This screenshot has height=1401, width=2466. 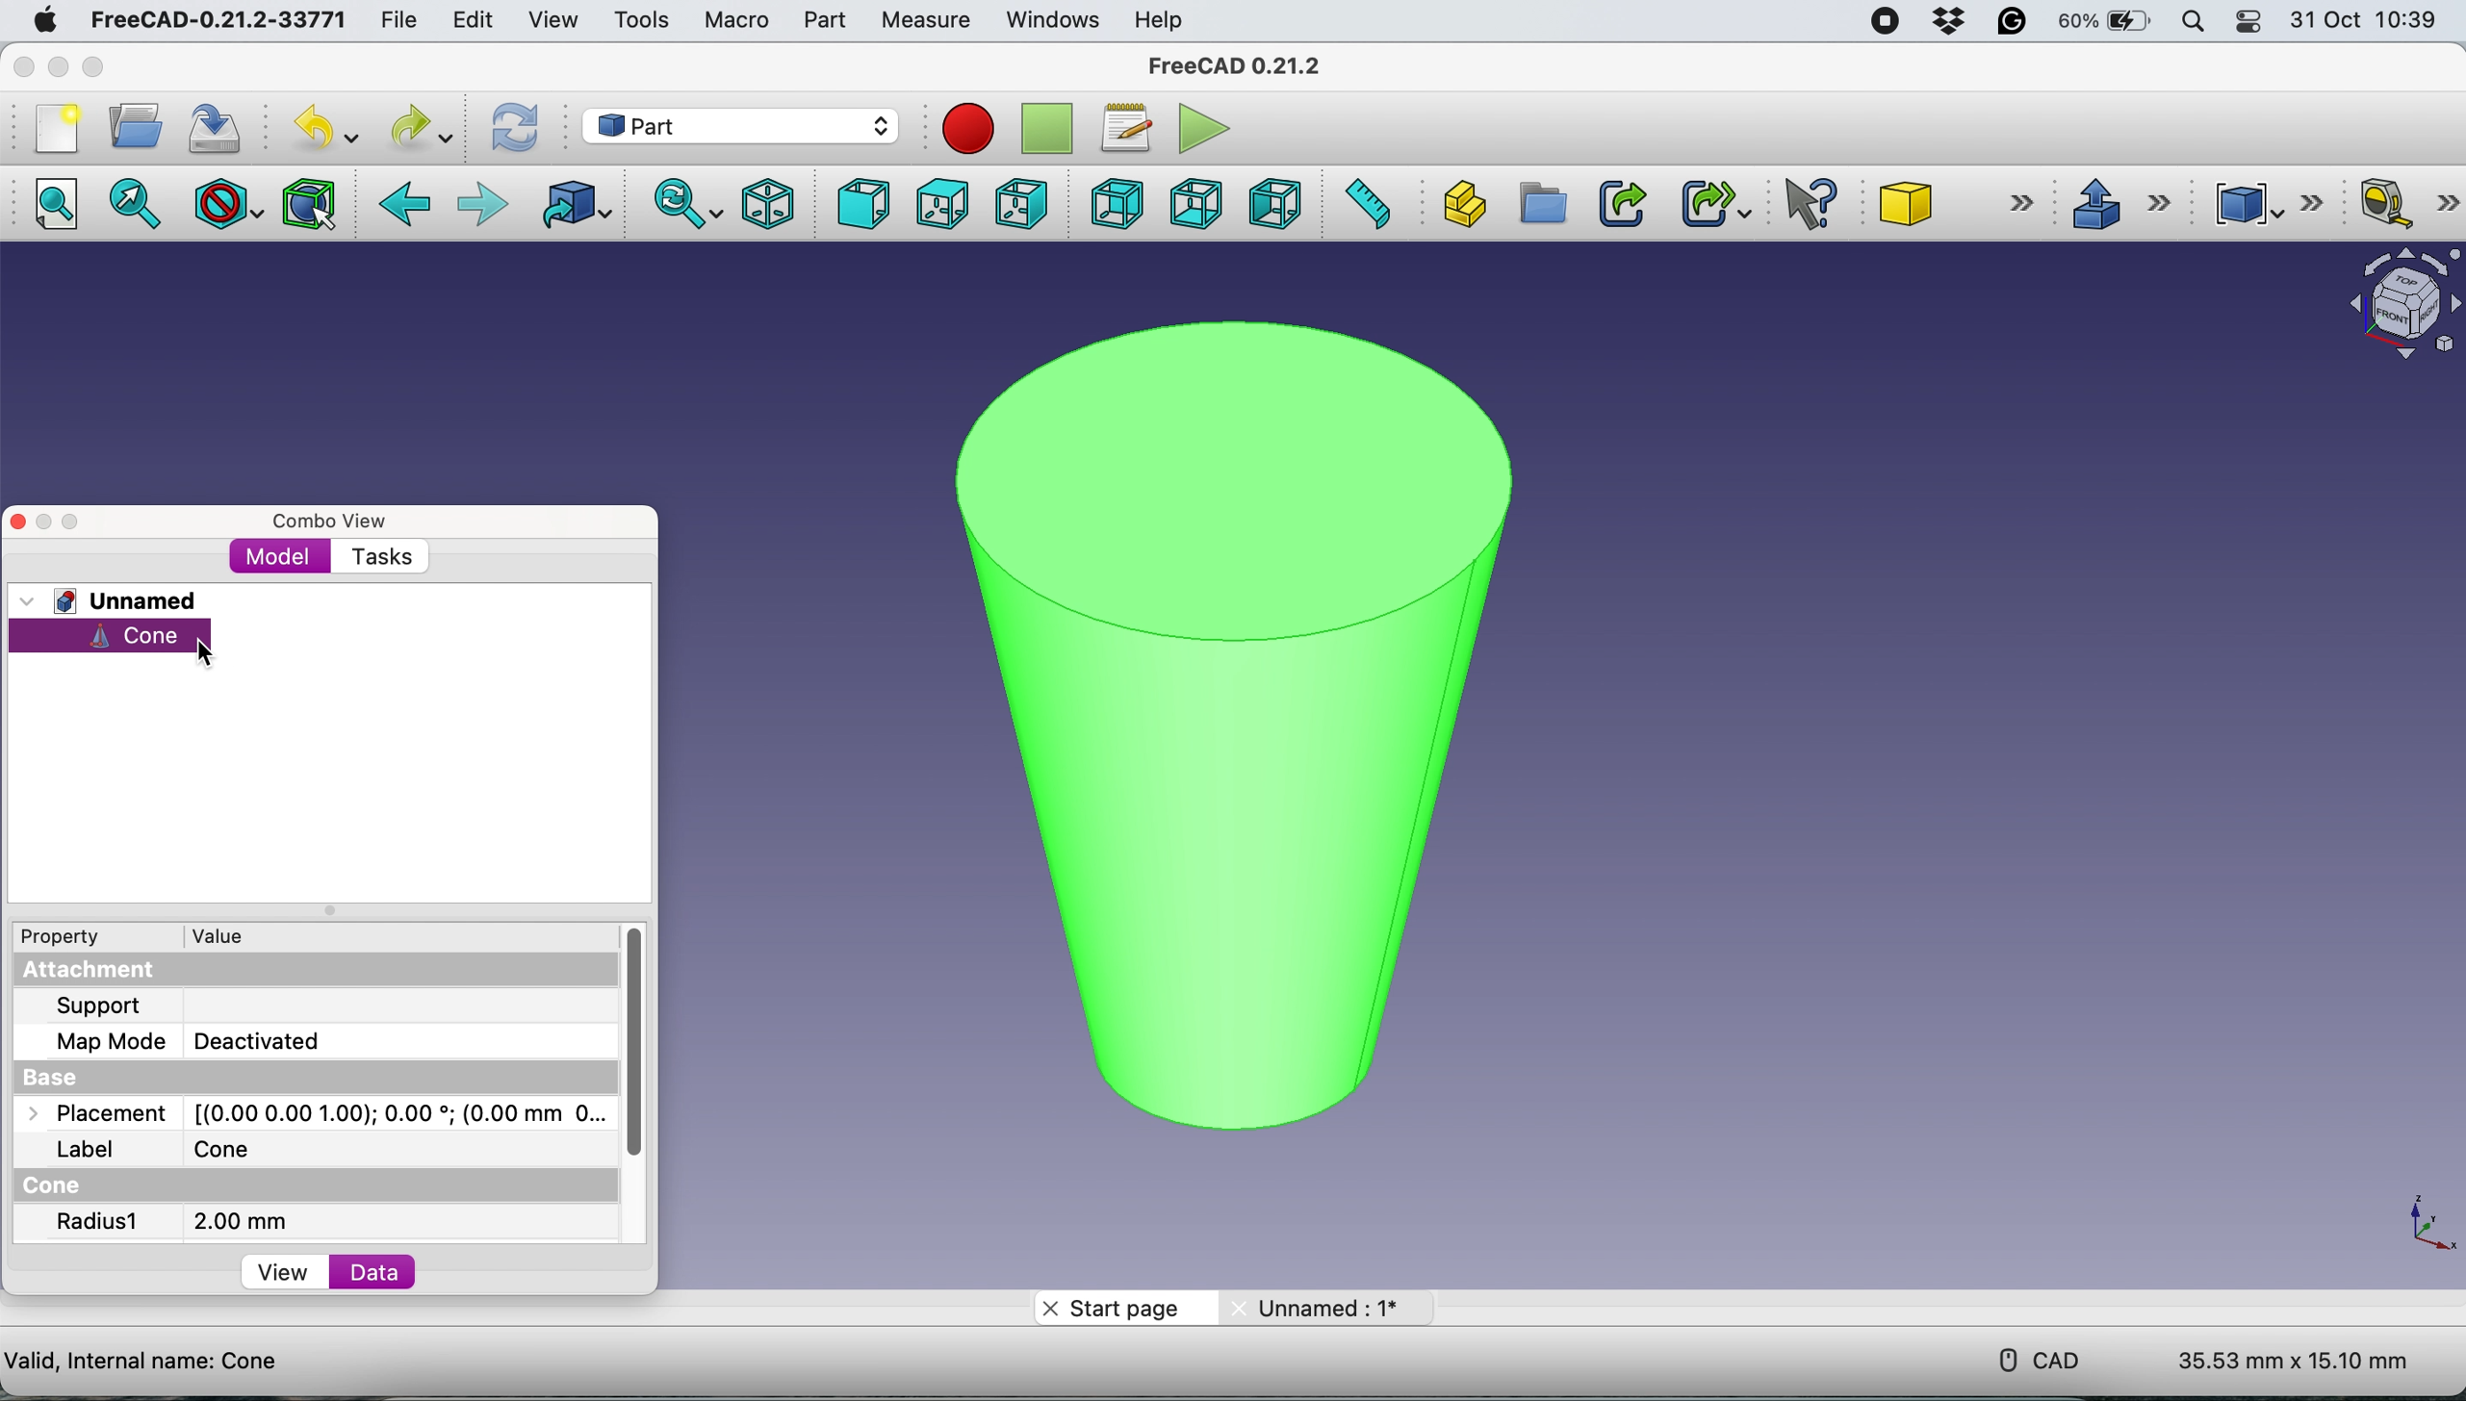 What do you see at coordinates (171, 1150) in the screenshot?
I see `label: Cone` at bounding box center [171, 1150].